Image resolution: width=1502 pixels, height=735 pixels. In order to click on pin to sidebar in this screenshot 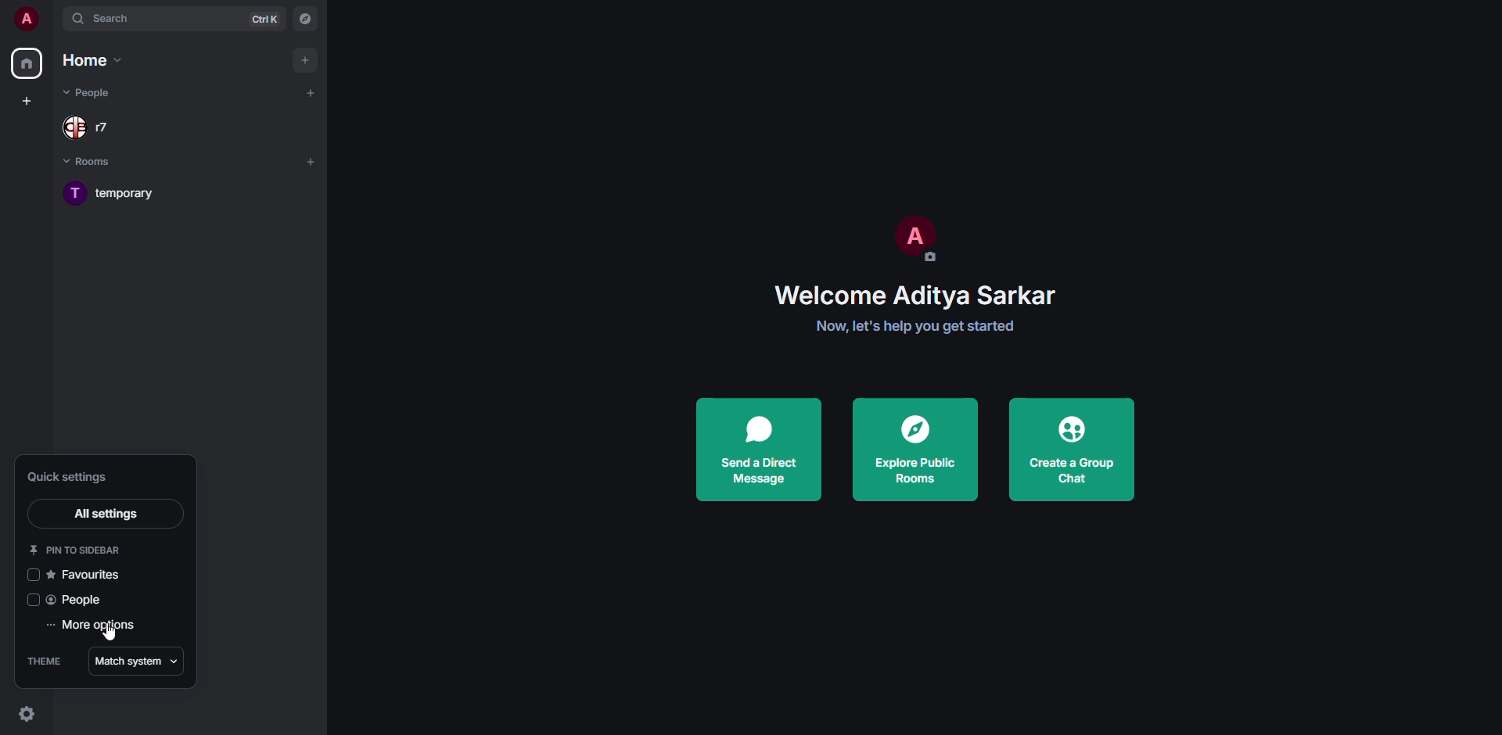, I will do `click(75, 550)`.